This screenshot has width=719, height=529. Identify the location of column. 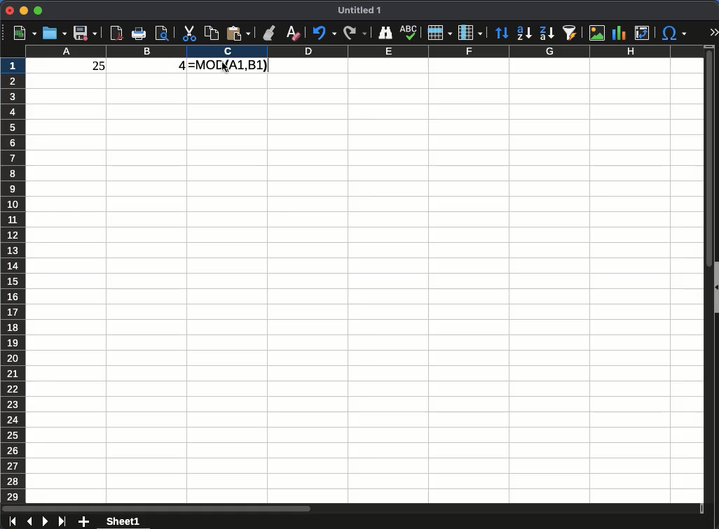
(470, 31).